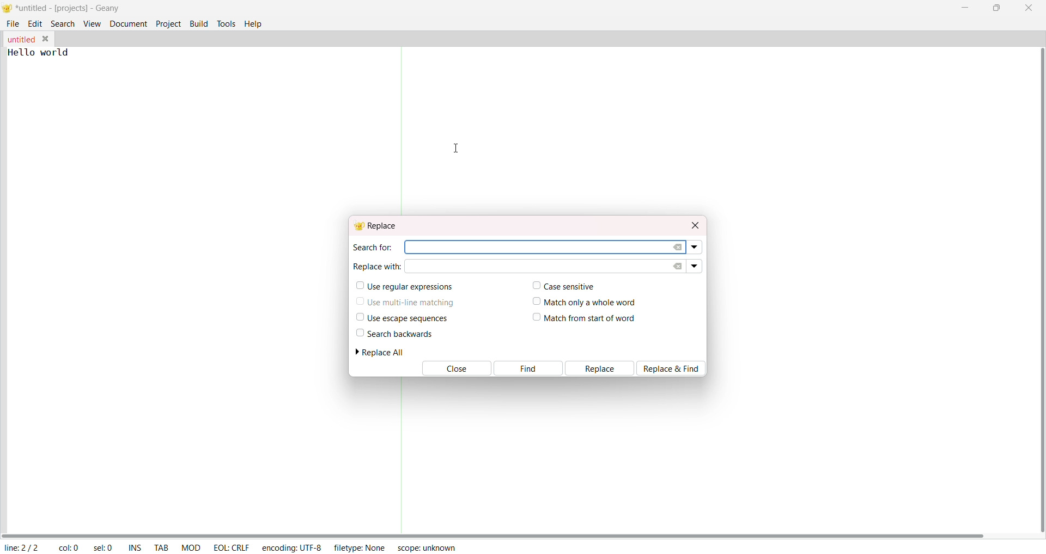 The width and height of the screenshot is (1046, 554). Describe the element at coordinates (693, 224) in the screenshot. I see `close dialog` at that location.